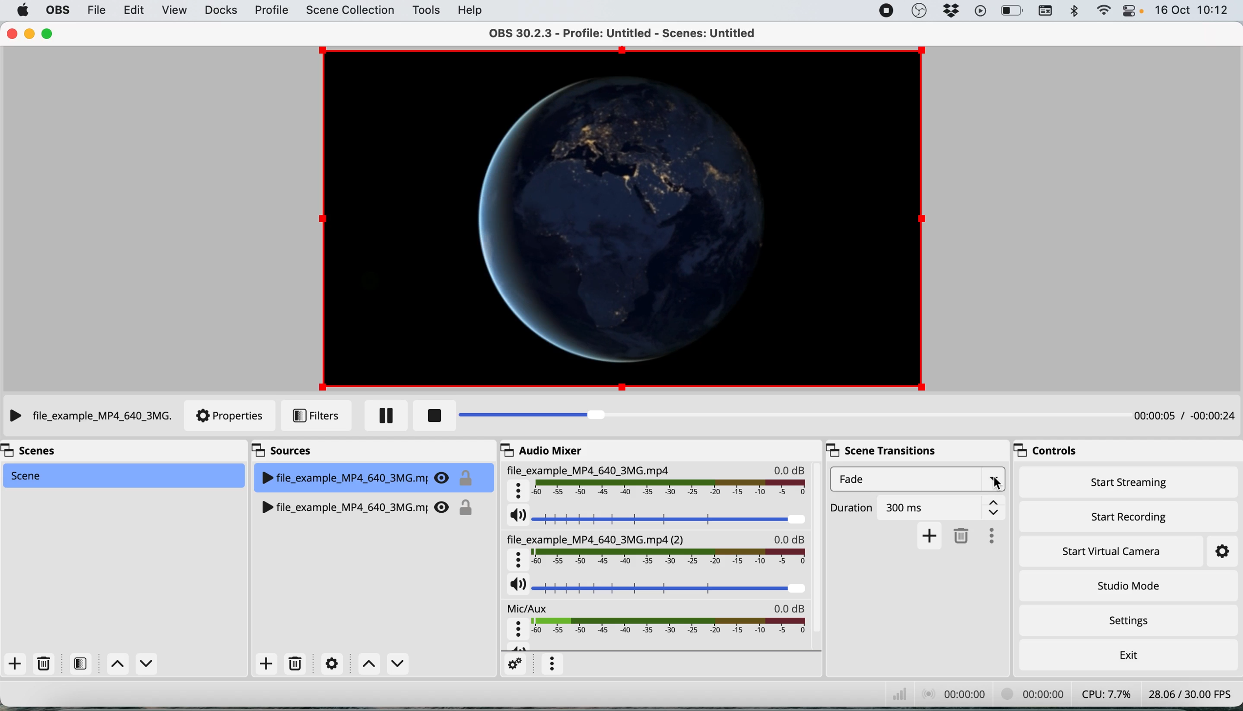  What do you see at coordinates (659, 623) in the screenshot?
I see `mic aux audio` at bounding box center [659, 623].